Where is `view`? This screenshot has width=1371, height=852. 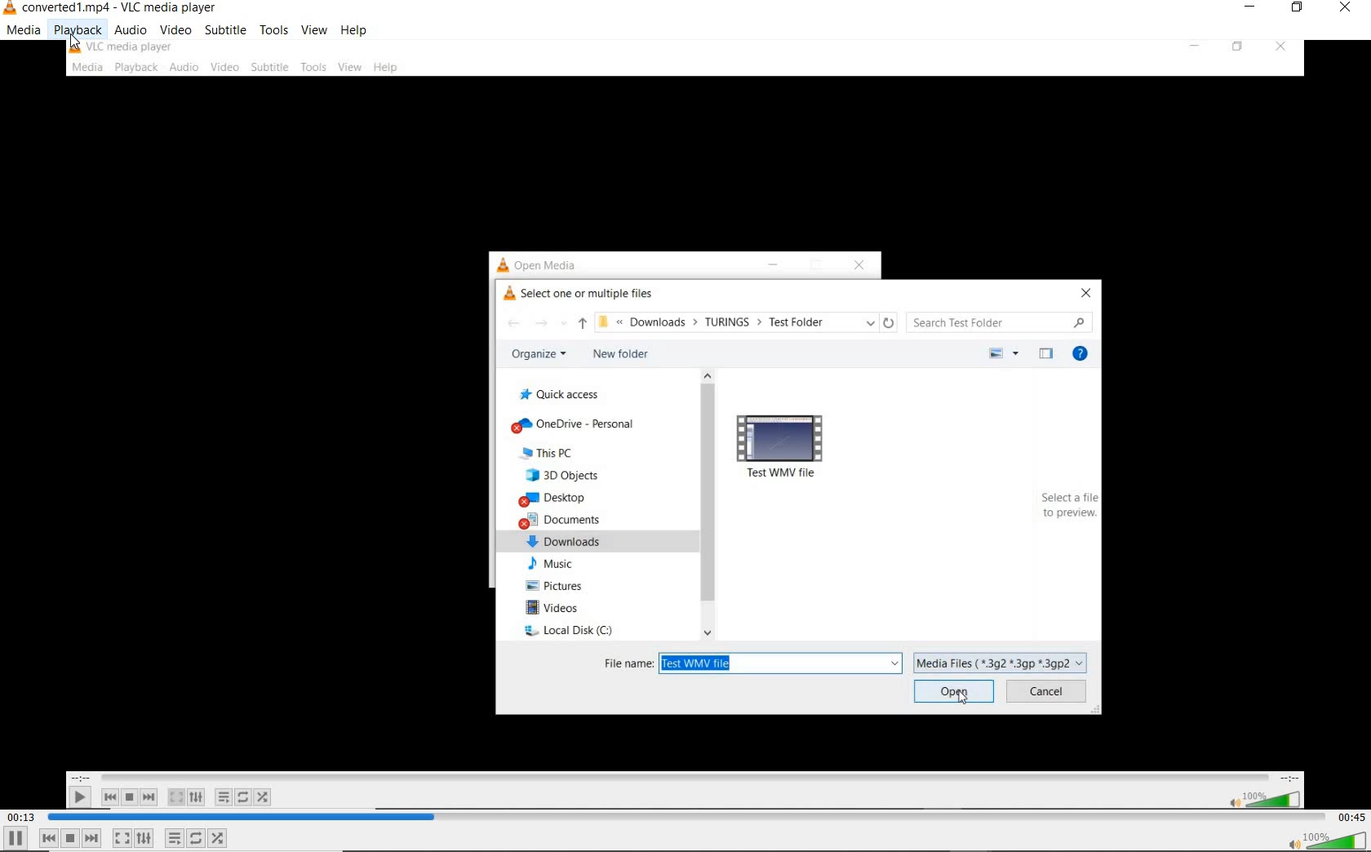 view is located at coordinates (315, 29).